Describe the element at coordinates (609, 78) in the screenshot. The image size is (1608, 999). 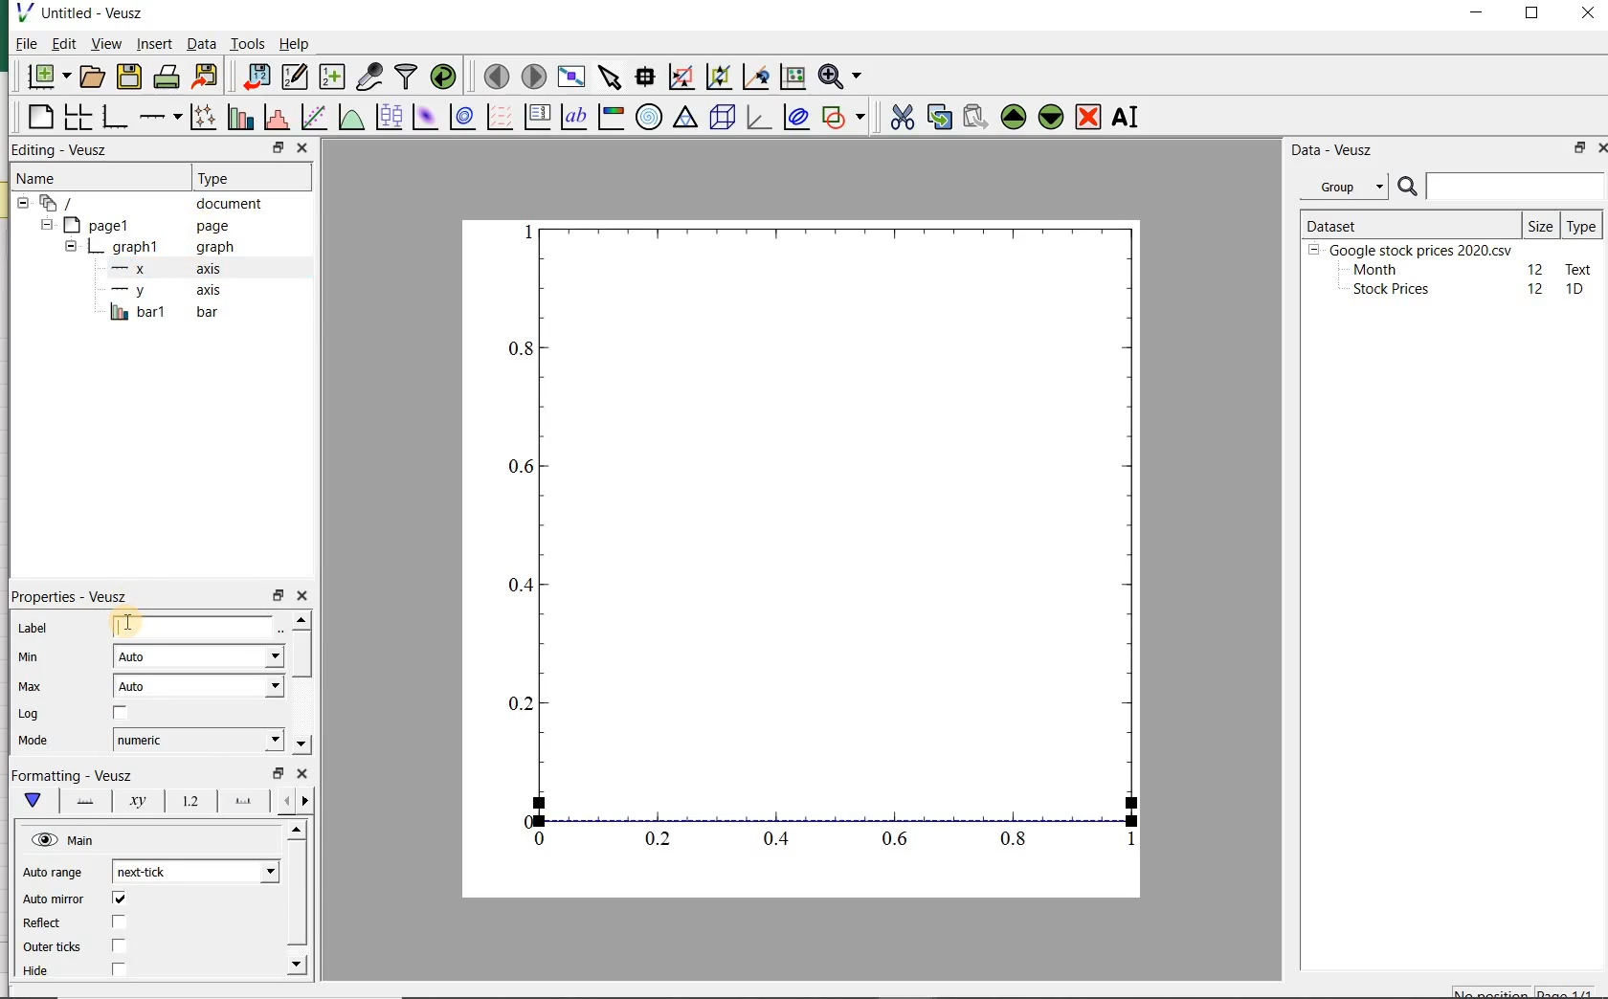
I see `select items from the graph or scroll` at that location.